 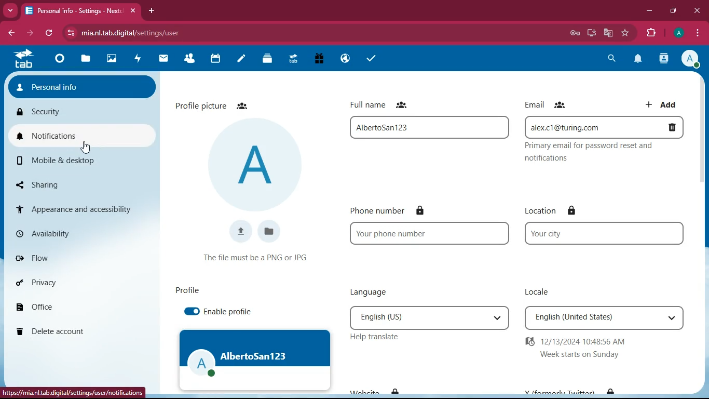 I want to click on profile, so click(x=679, y=33).